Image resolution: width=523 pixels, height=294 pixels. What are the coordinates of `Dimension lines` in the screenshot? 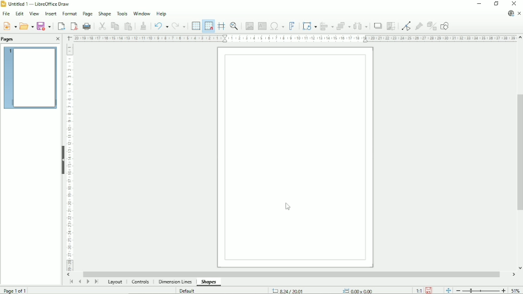 It's located at (176, 282).